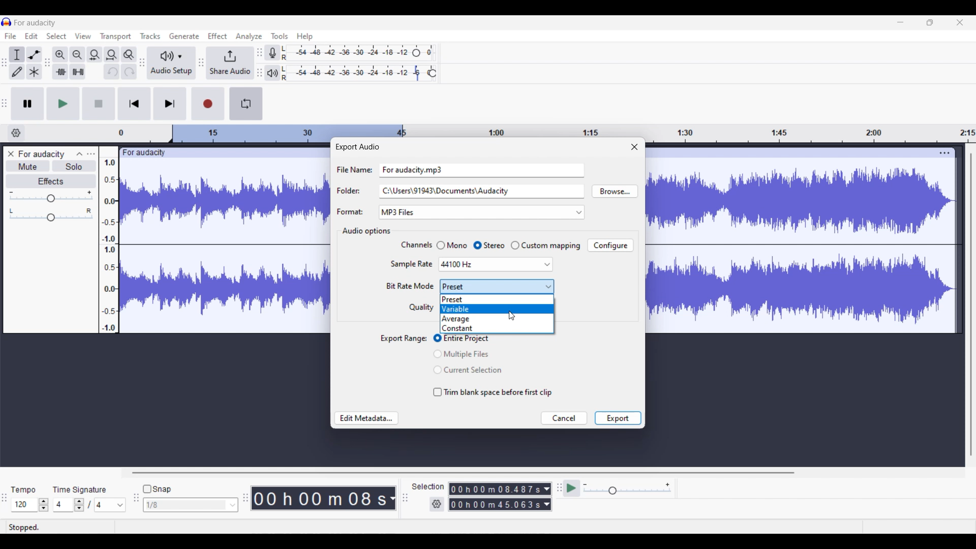 This screenshot has width=976, height=549. What do you see at coordinates (36, 23) in the screenshot?
I see `Project name - For audacity` at bounding box center [36, 23].